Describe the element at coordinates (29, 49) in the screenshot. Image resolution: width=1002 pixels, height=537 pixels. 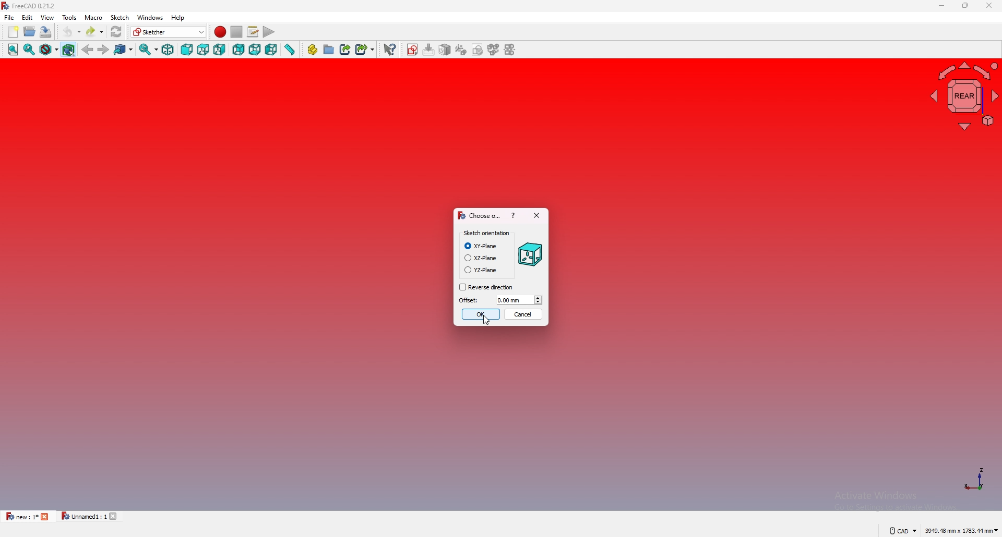
I see `fit selection` at that location.